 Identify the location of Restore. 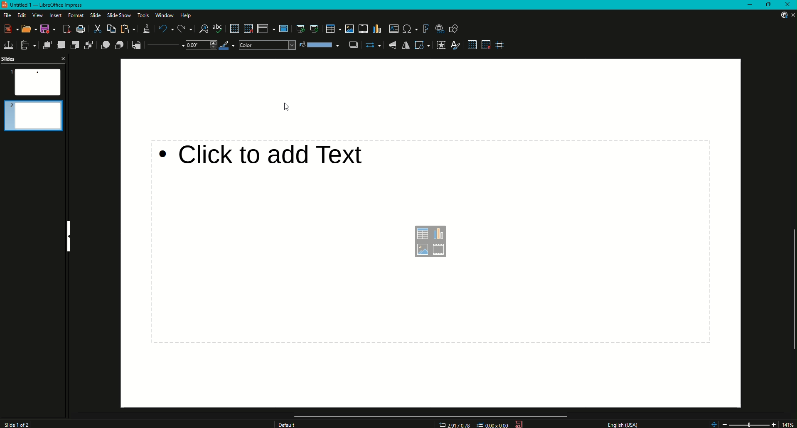
(769, 5).